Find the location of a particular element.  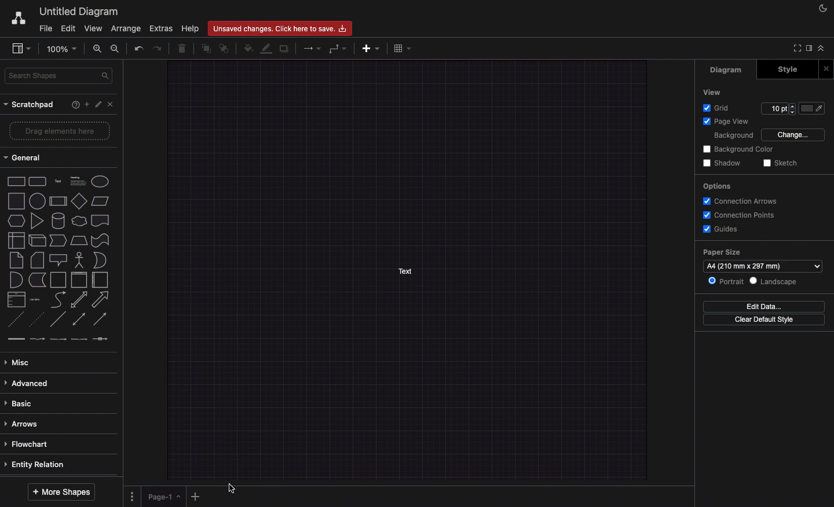

Zoom out is located at coordinates (115, 48).